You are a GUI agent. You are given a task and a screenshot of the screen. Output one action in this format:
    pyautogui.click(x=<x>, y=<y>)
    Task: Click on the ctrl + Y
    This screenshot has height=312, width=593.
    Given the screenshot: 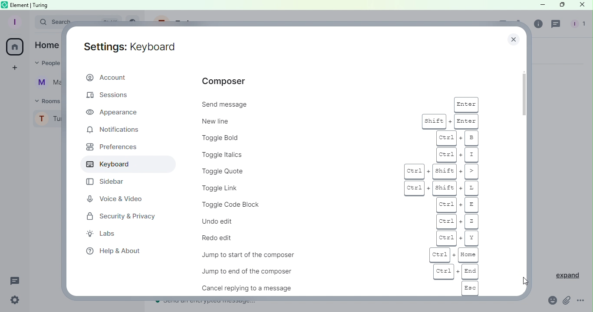 What is the action you would take?
    pyautogui.click(x=458, y=238)
    